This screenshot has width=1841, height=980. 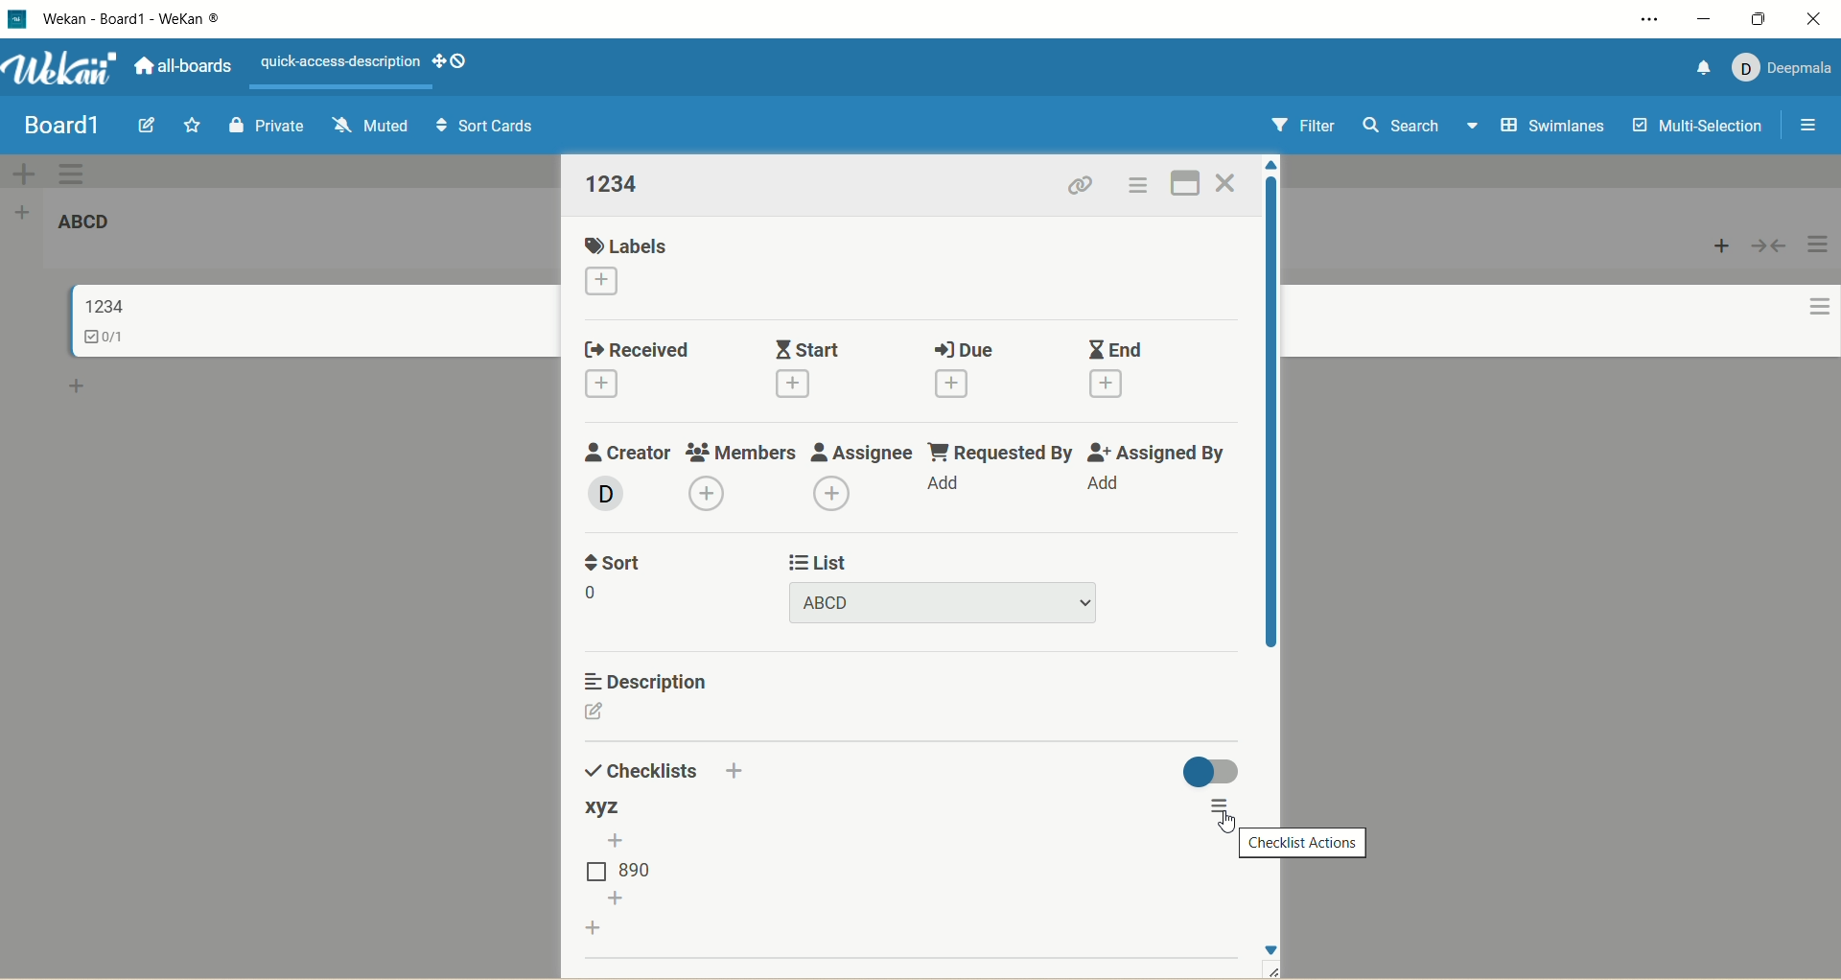 I want to click on copy link, so click(x=1084, y=187).